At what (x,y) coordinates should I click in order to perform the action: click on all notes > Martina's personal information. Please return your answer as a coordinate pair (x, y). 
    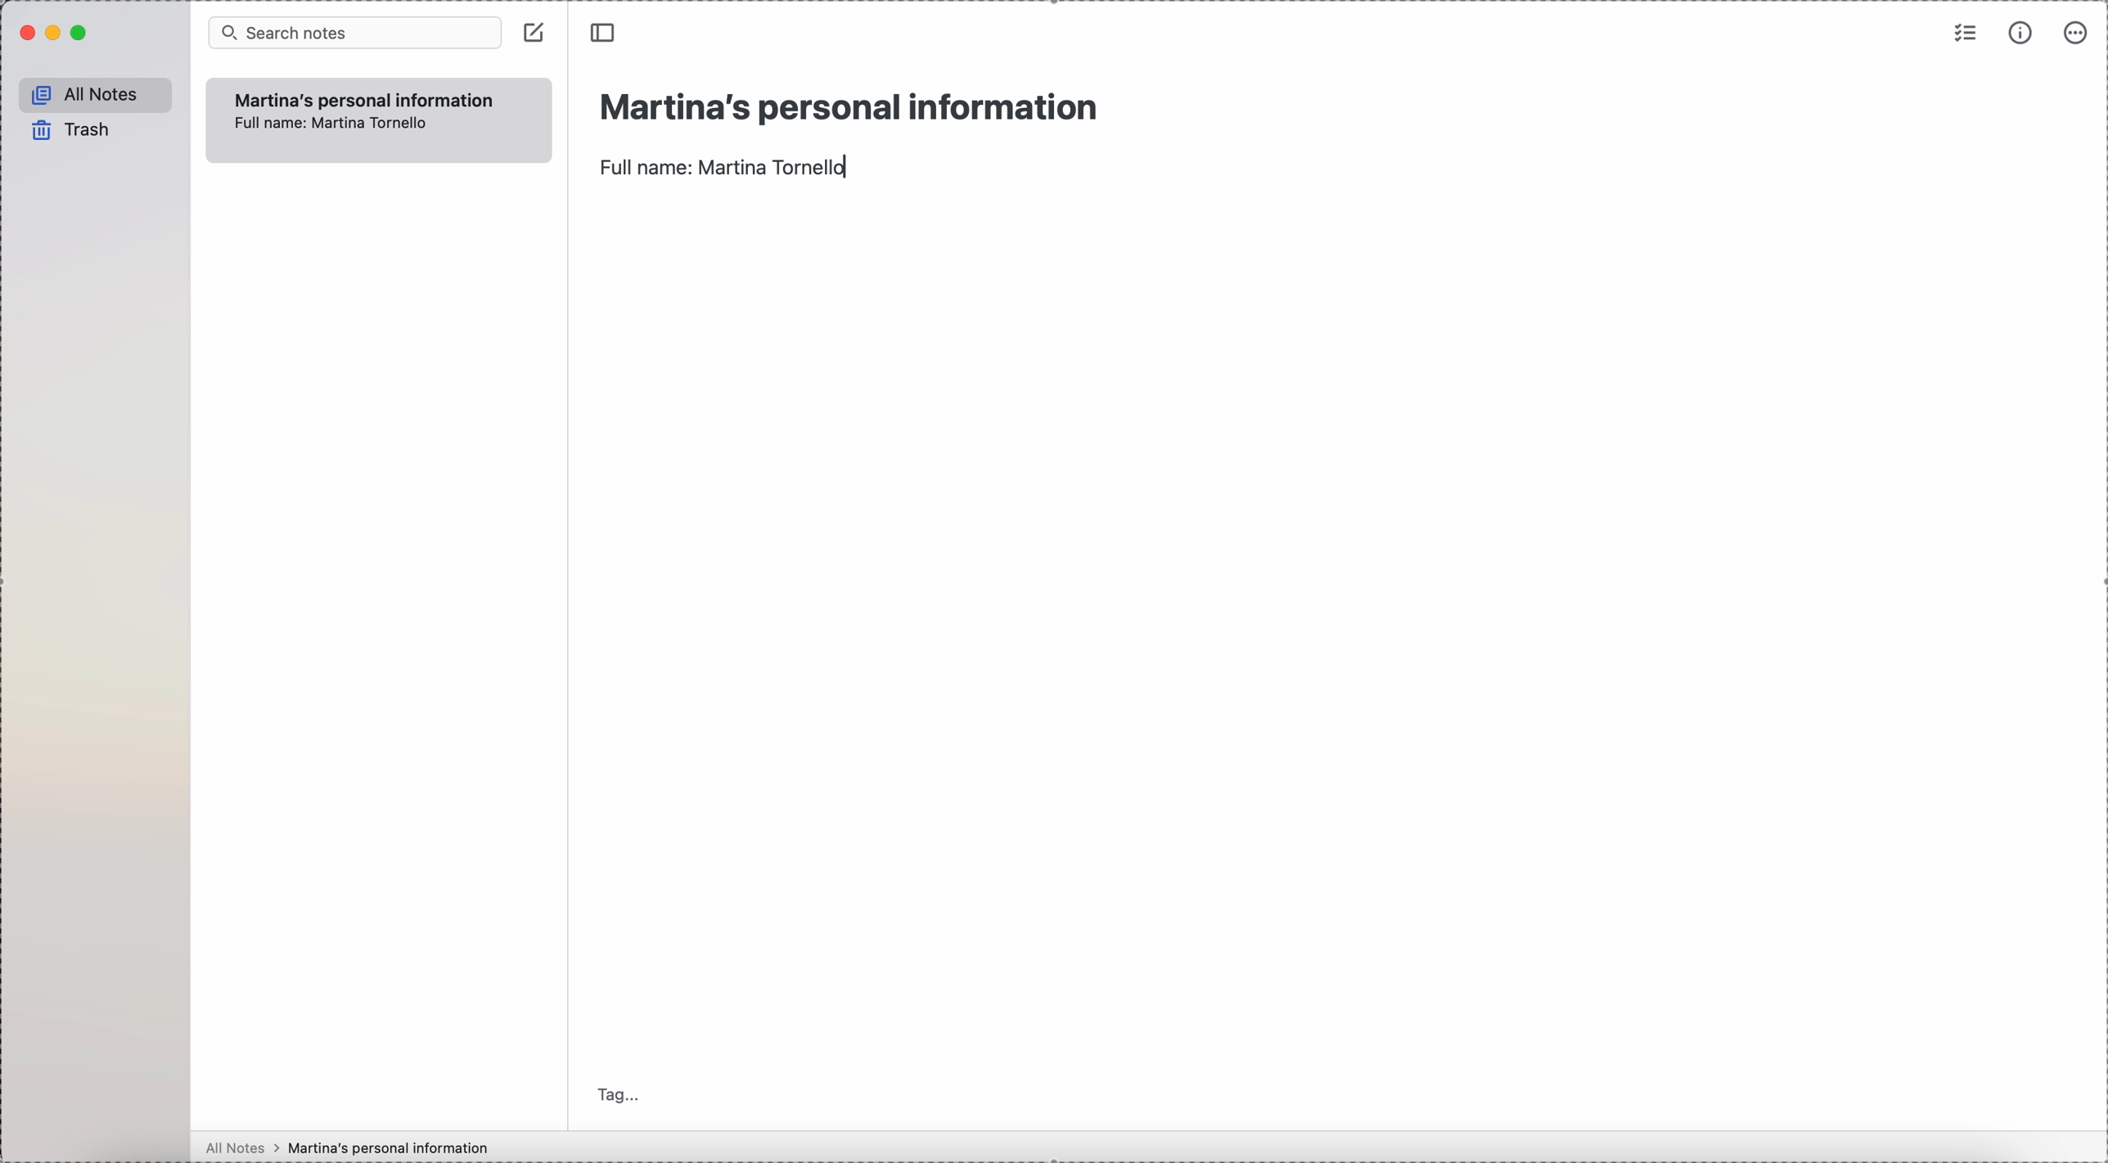
    Looking at the image, I should click on (340, 1146).